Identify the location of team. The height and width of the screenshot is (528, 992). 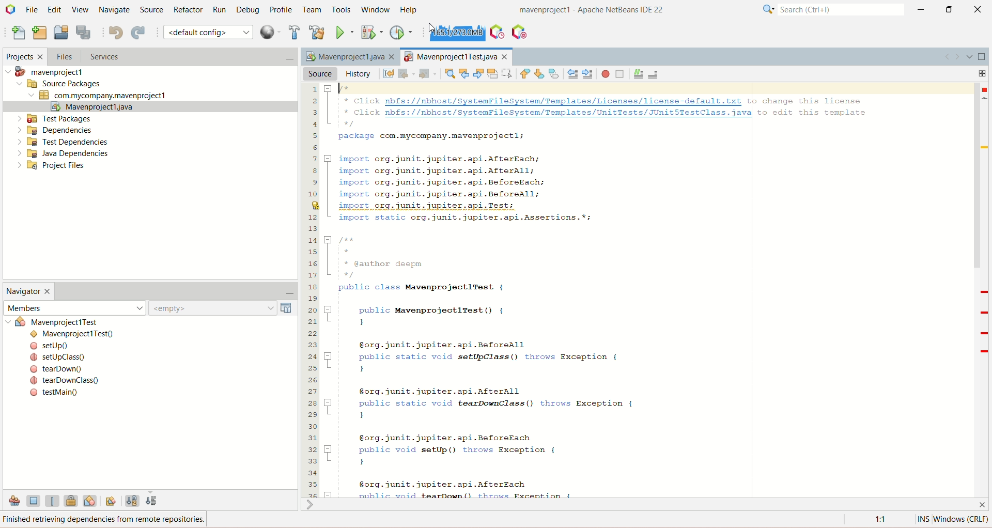
(313, 10).